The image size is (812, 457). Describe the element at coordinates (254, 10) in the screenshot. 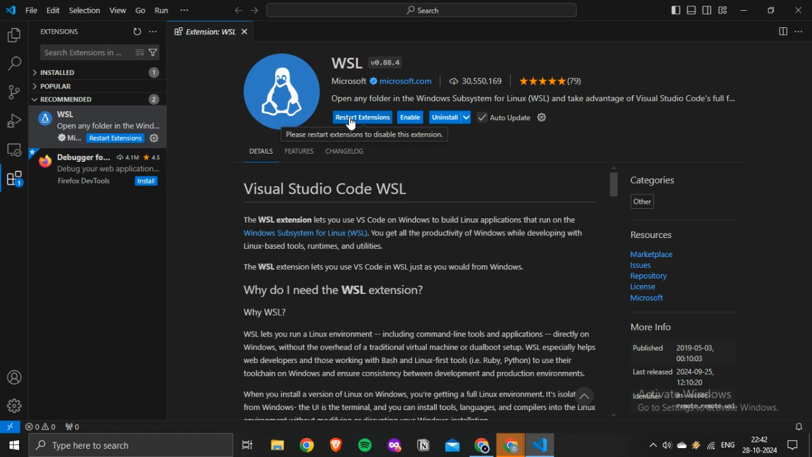

I see `forward` at that location.